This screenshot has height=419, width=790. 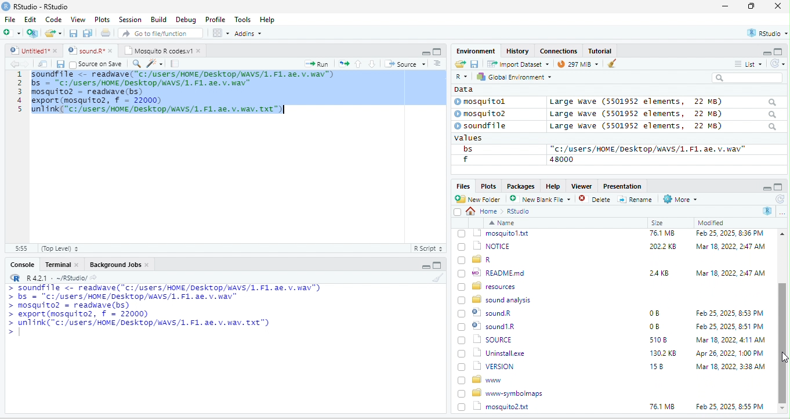 What do you see at coordinates (55, 33) in the screenshot?
I see `folder` at bounding box center [55, 33].